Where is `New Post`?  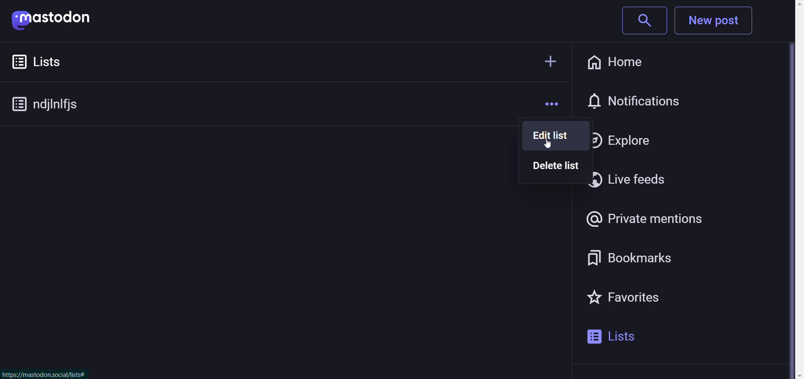
New Post is located at coordinates (716, 21).